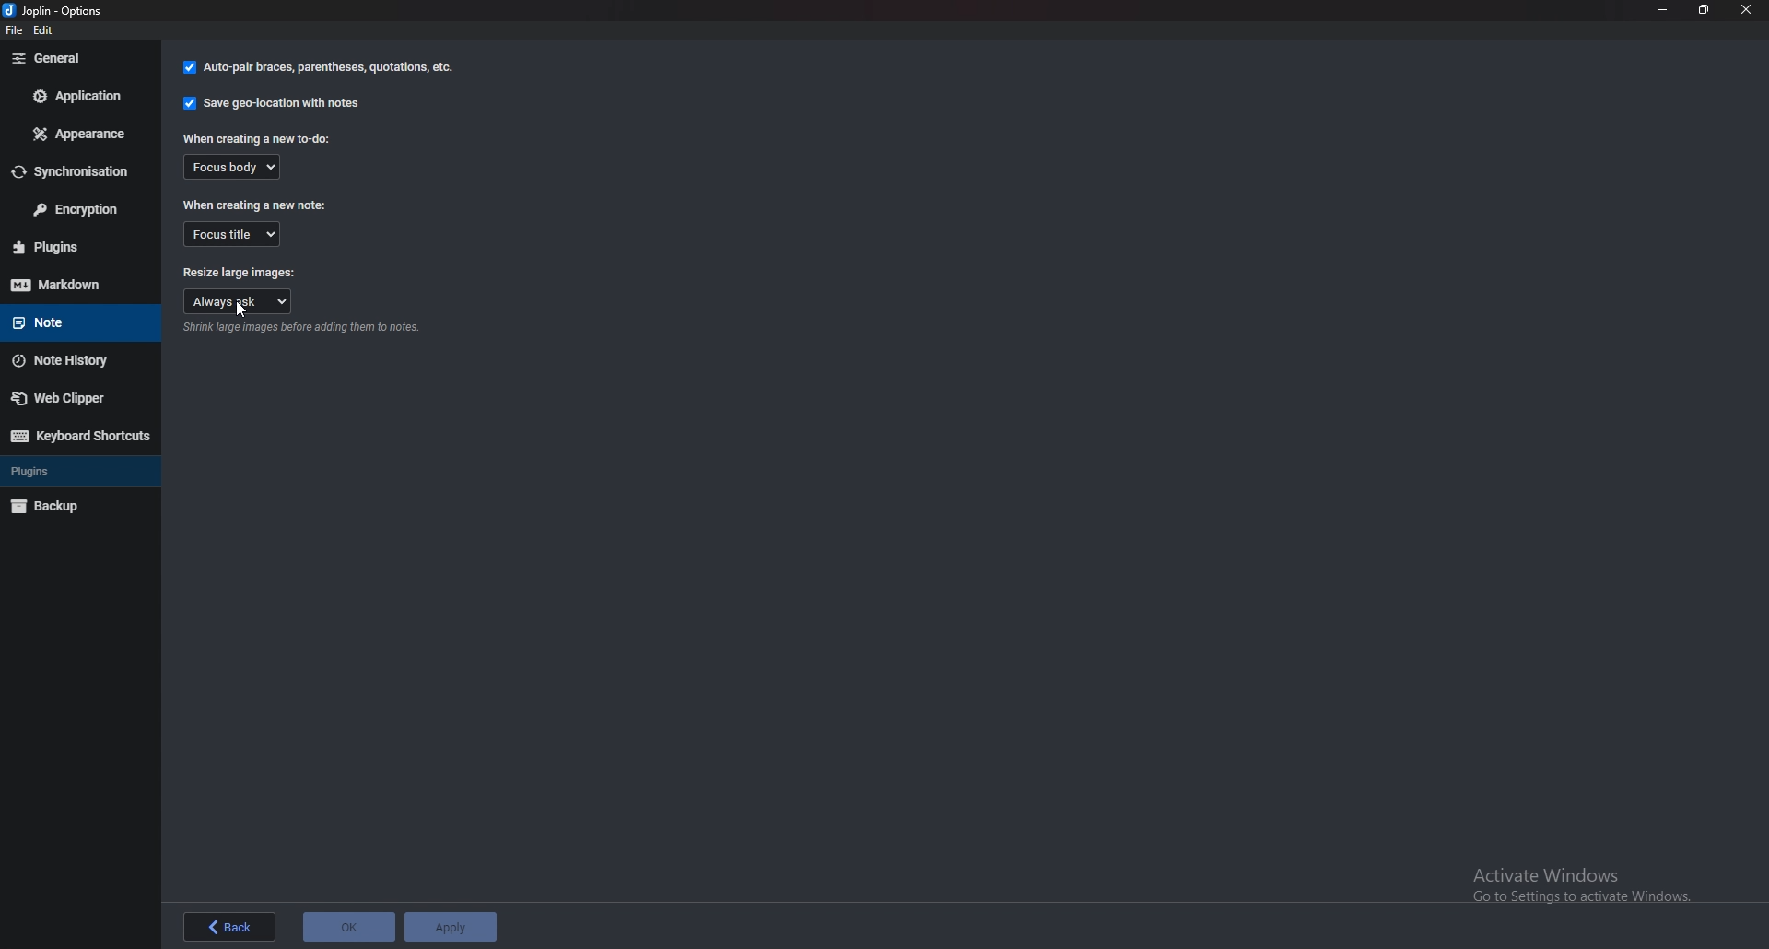 This screenshot has height=949, width=1769. Describe the element at coordinates (73, 361) in the screenshot. I see `Note history` at that location.